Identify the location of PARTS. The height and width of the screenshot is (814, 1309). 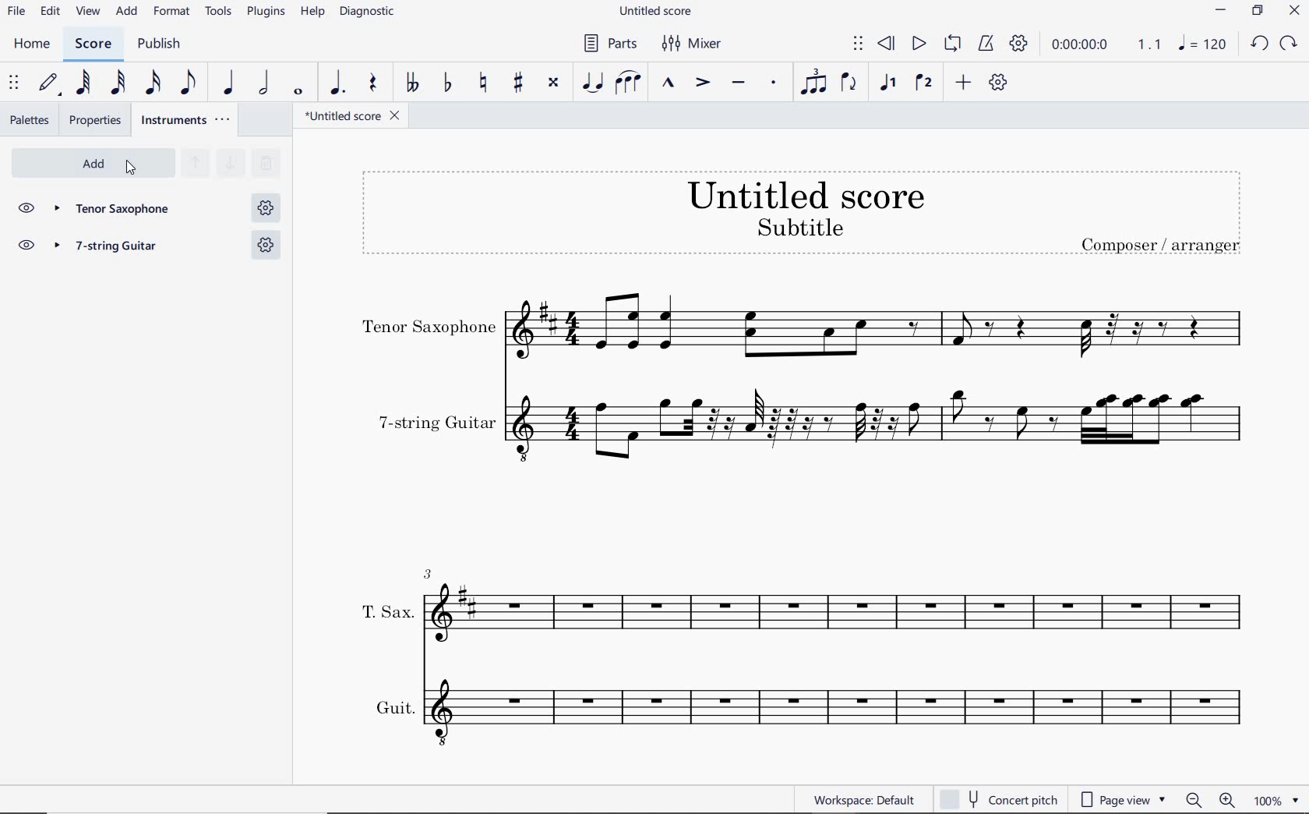
(607, 41).